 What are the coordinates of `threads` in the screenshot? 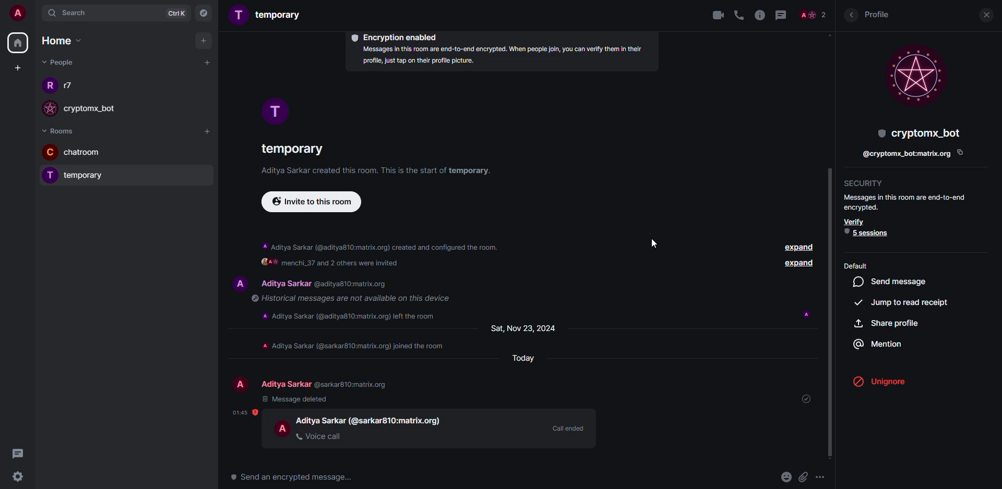 It's located at (22, 454).